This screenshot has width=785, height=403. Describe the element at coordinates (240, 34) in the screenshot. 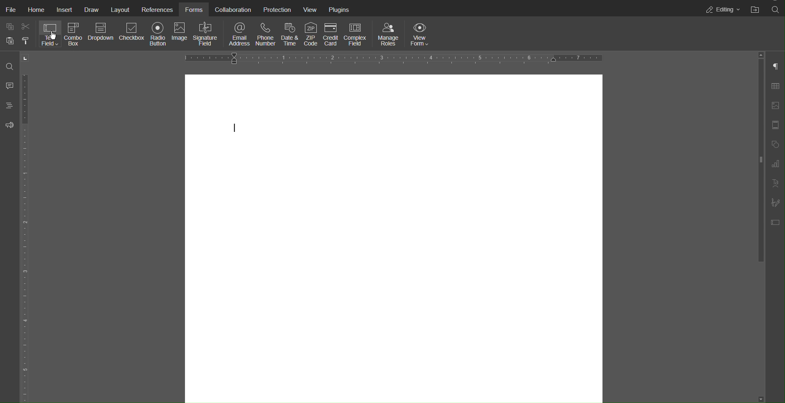

I see `Email Address` at that location.